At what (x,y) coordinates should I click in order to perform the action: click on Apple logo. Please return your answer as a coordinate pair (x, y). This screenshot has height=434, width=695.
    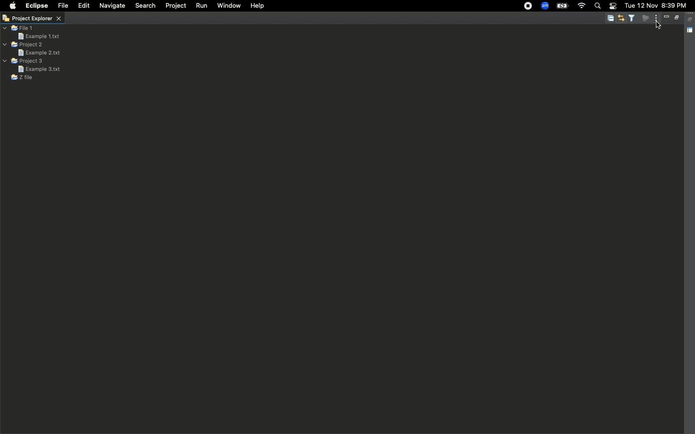
    Looking at the image, I should click on (13, 5).